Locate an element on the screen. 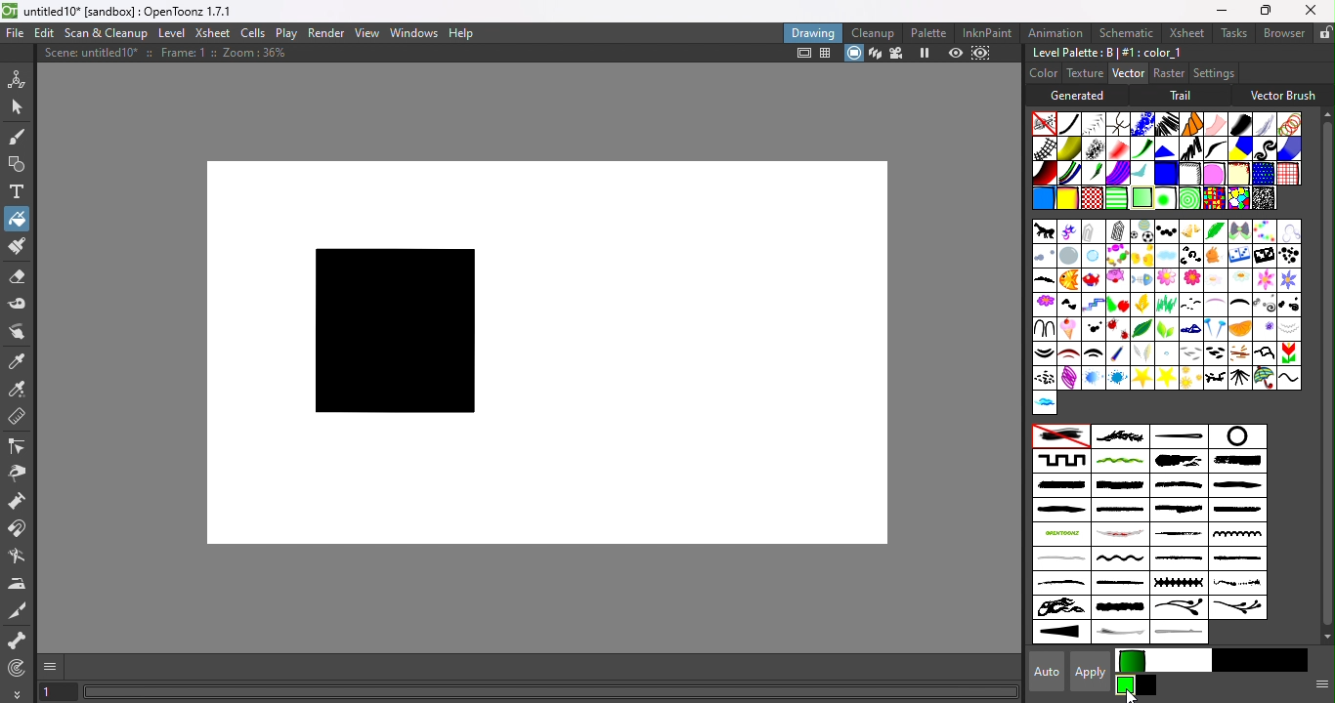 This screenshot has width=1335, height=703. Apply is located at coordinates (1093, 671).